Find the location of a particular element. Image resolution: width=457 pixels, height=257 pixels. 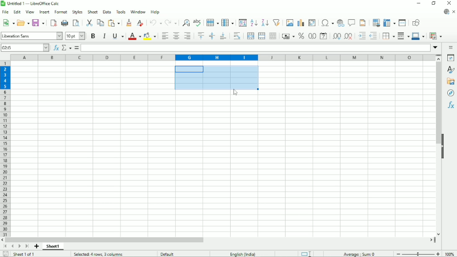

undo is located at coordinates (155, 23).